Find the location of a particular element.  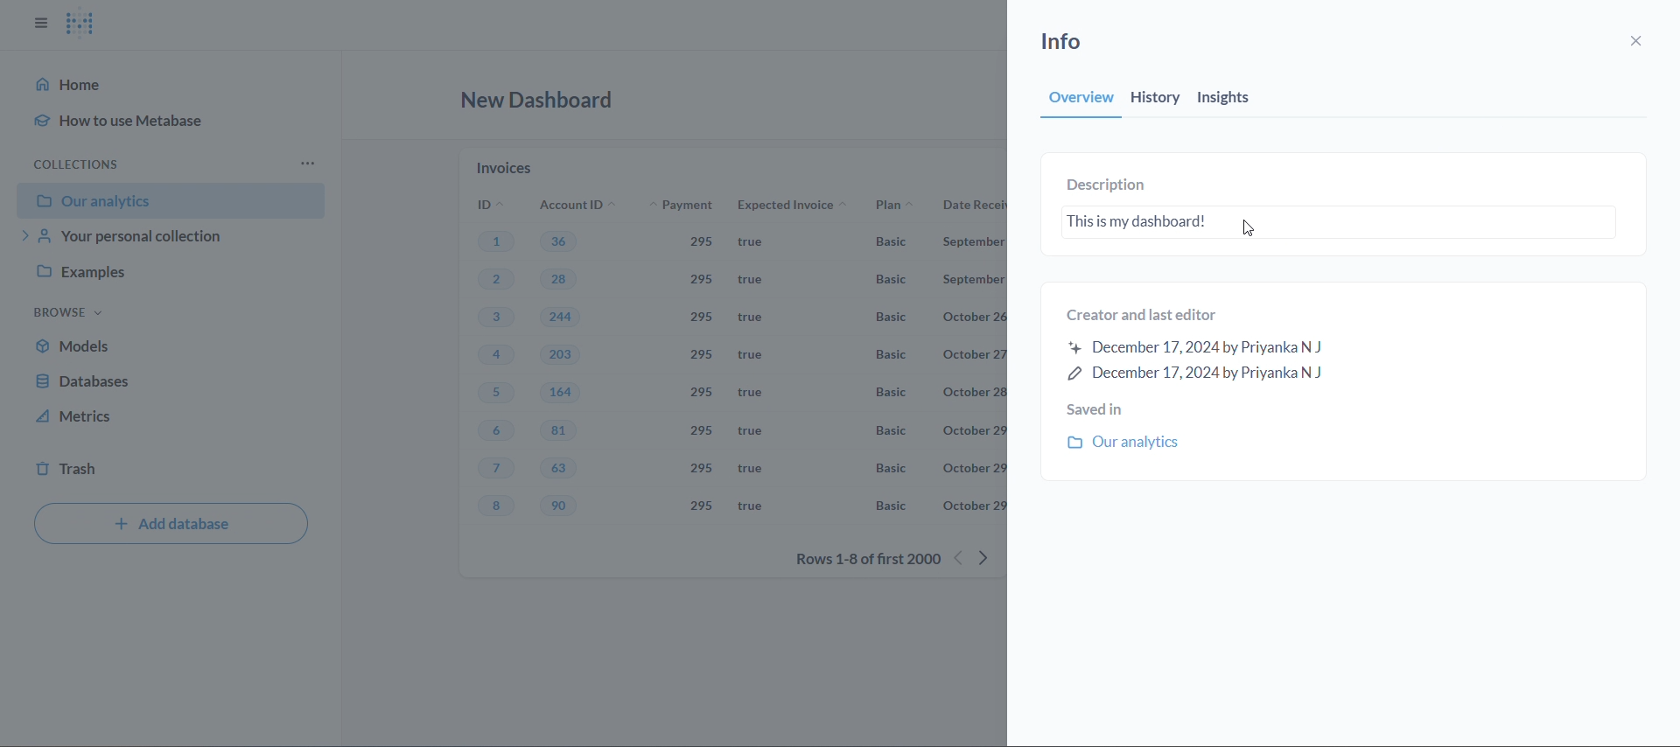

more  is located at coordinates (312, 162).